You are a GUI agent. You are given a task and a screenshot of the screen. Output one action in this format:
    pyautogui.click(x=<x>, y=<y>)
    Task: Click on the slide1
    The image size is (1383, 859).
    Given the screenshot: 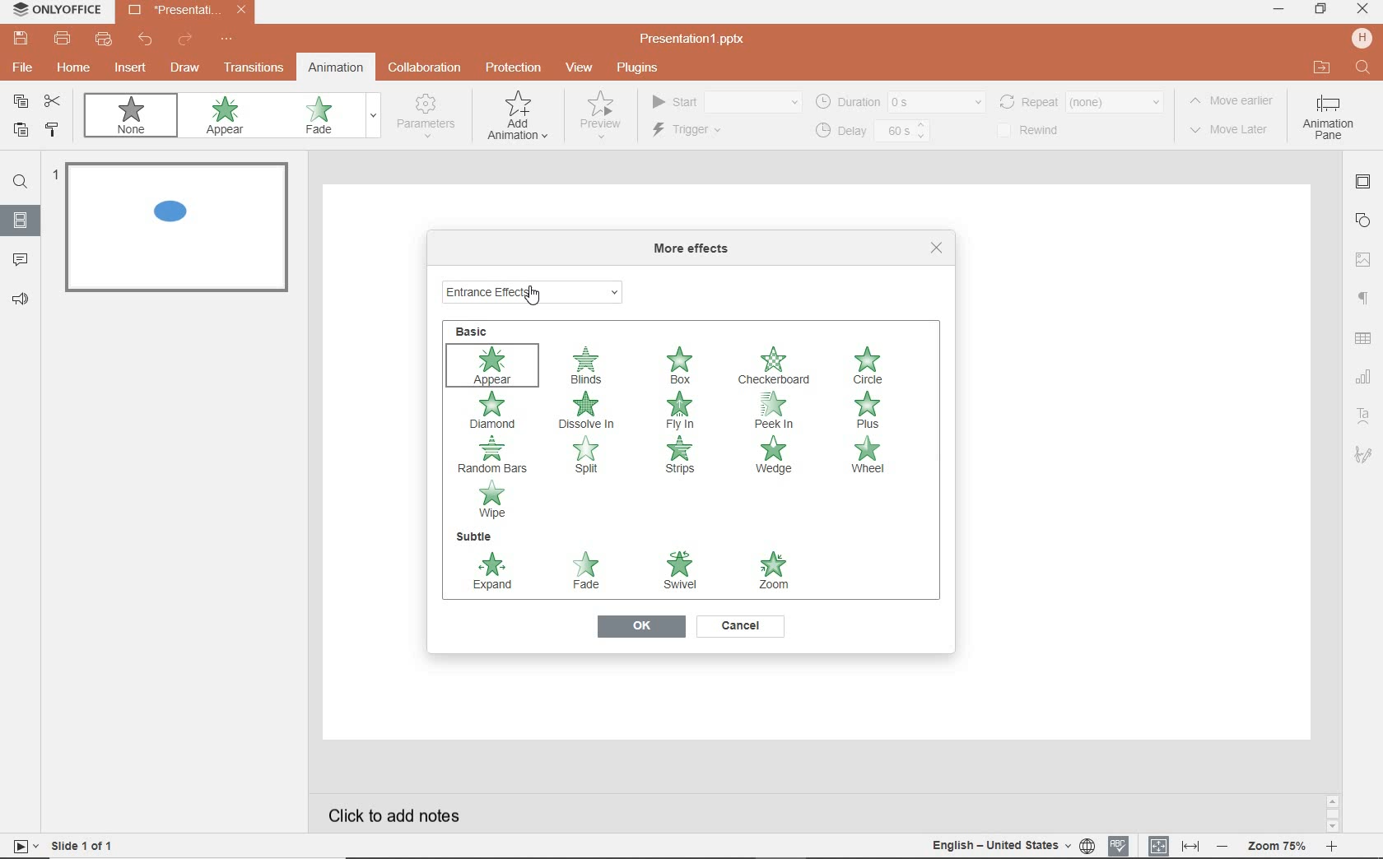 What is the action you would take?
    pyautogui.click(x=181, y=230)
    